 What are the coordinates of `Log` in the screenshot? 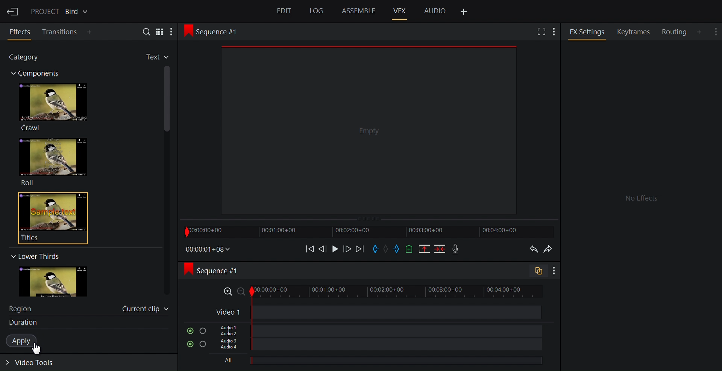 It's located at (315, 11).